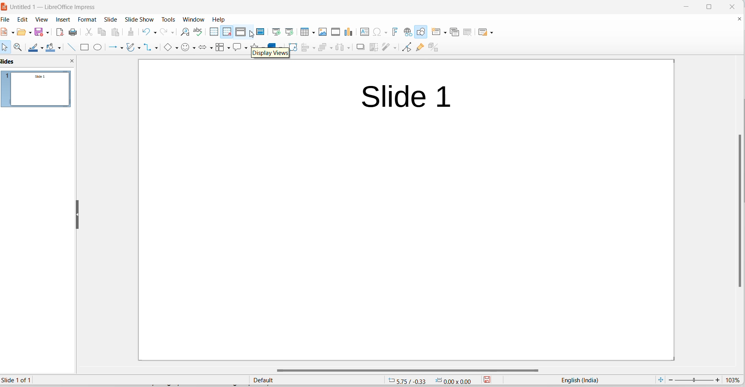  What do you see at coordinates (169, 19) in the screenshot?
I see `tools` at bounding box center [169, 19].